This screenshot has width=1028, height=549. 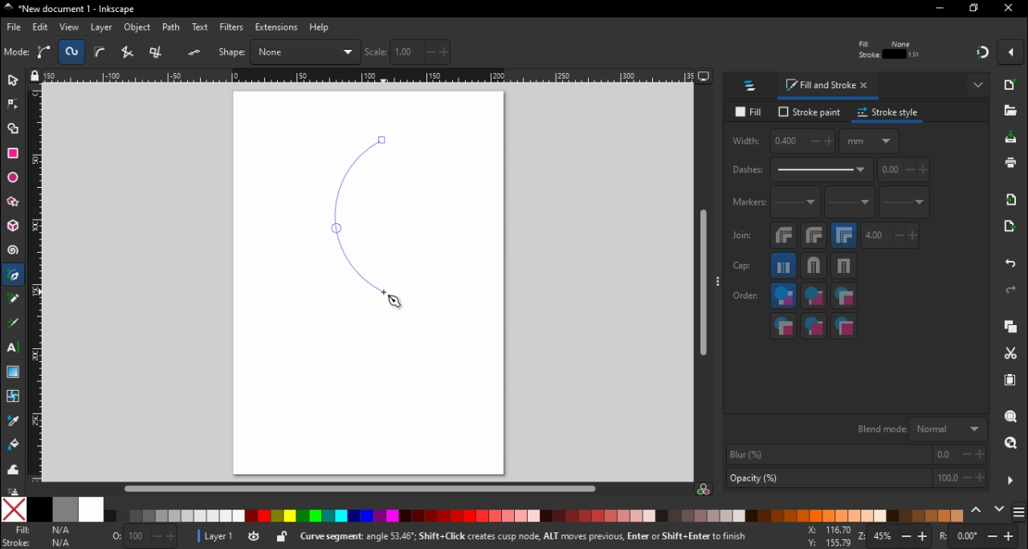 What do you see at coordinates (14, 83) in the screenshot?
I see `selector tool` at bounding box center [14, 83].